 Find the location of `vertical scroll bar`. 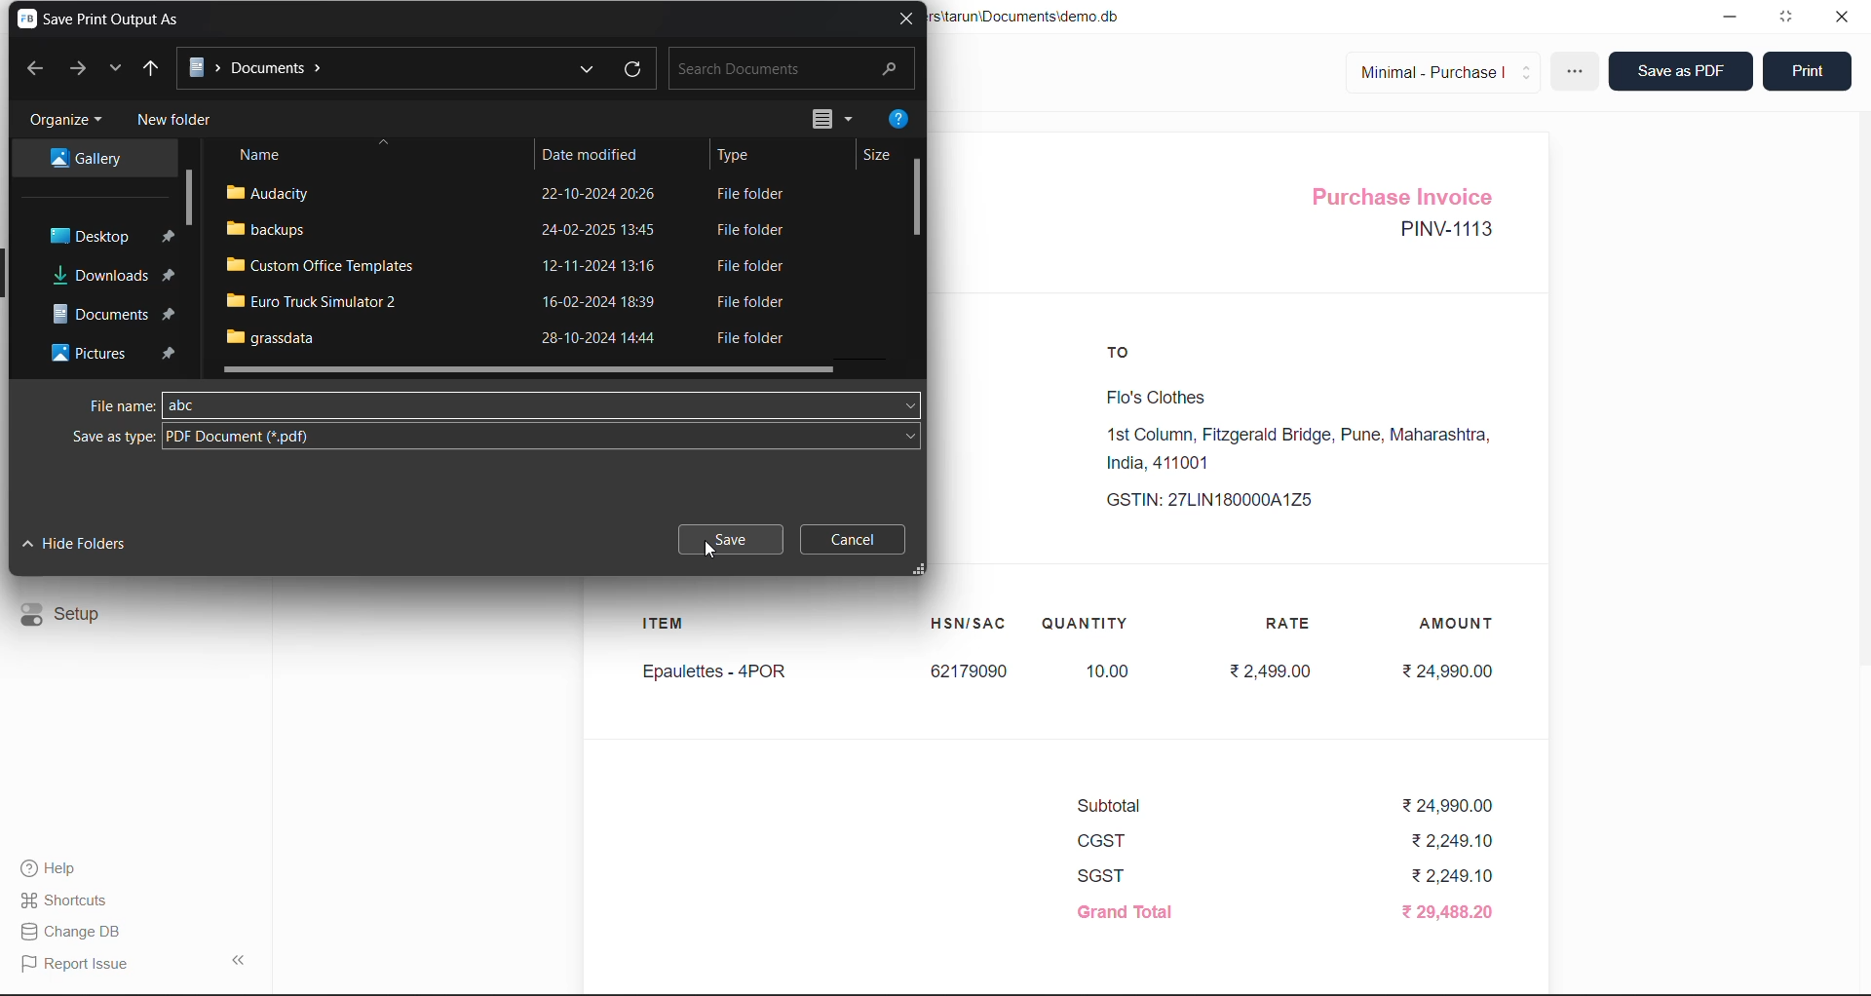

vertical scroll bar is located at coordinates (922, 199).